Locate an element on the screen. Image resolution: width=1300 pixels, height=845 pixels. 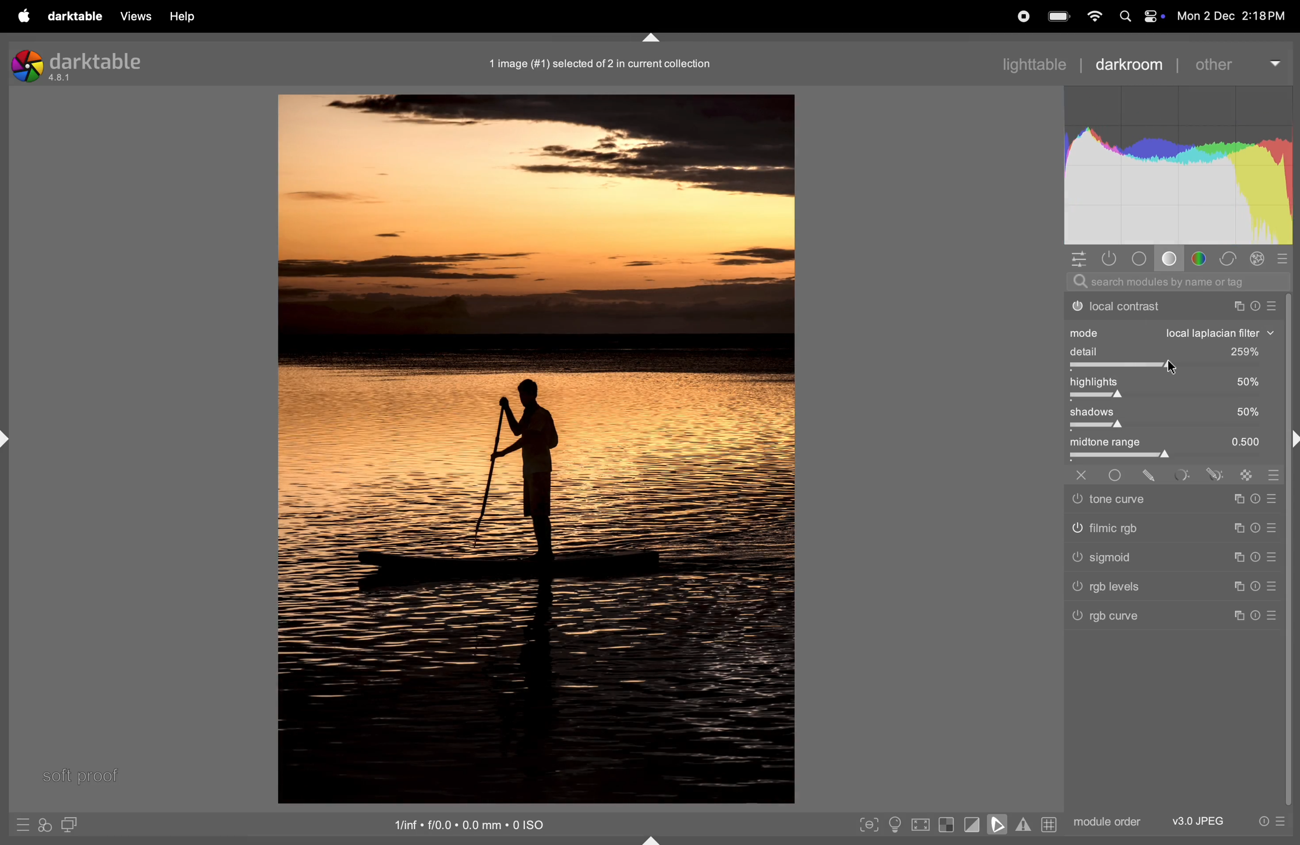
togglebar is located at coordinates (1173, 397).